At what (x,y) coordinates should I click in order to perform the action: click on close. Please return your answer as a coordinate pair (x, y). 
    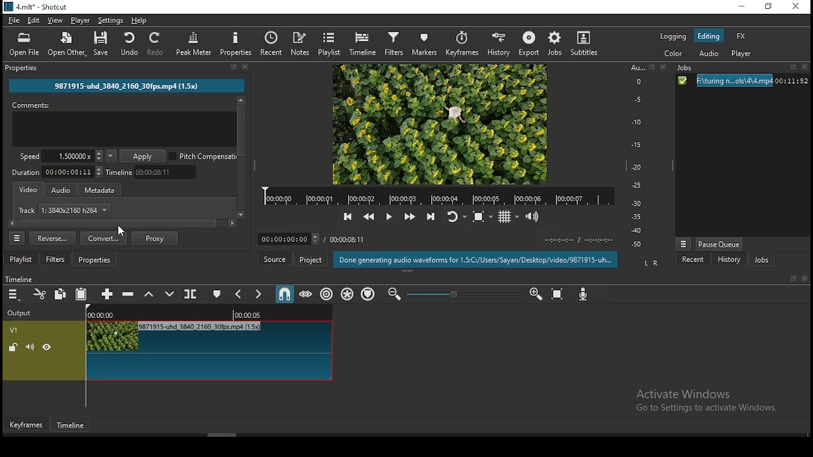
    Looking at the image, I should click on (805, 279).